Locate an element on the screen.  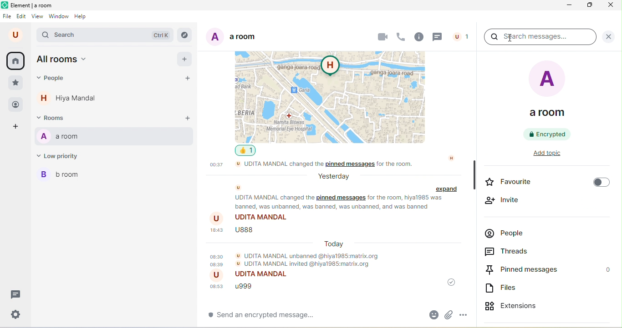
b room is located at coordinates (64, 177).